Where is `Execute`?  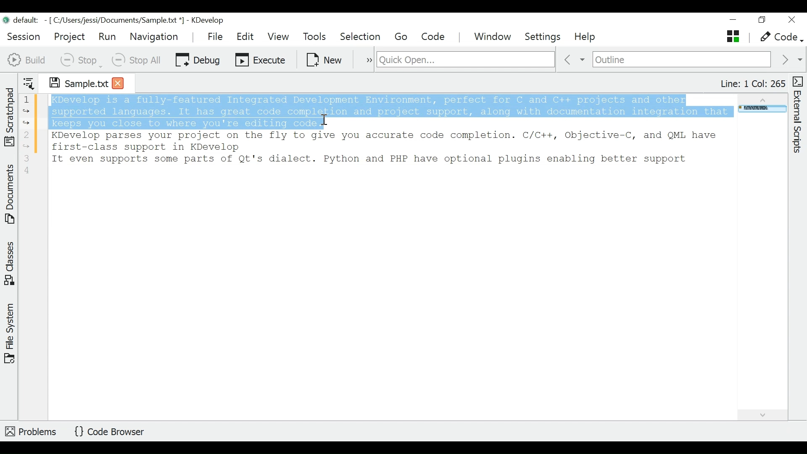 Execute is located at coordinates (261, 59).